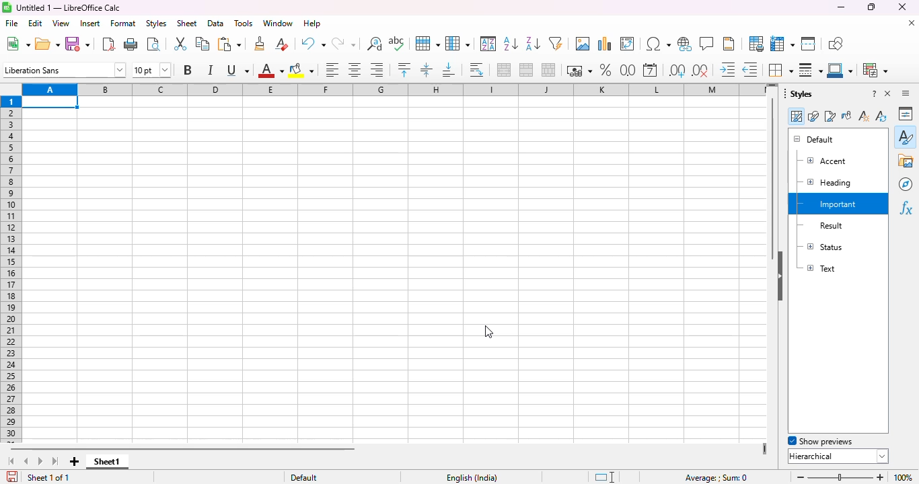 The height and width of the screenshot is (484, 919). Describe the element at coordinates (583, 44) in the screenshot. I see `insert image` at that location.